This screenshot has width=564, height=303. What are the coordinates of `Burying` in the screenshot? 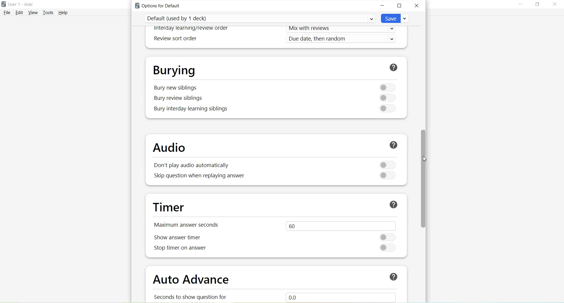 It's located at (174, 70).